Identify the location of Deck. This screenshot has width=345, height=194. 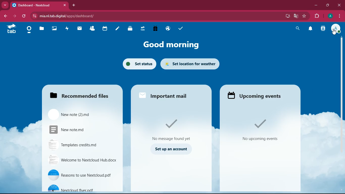
(131, 29).